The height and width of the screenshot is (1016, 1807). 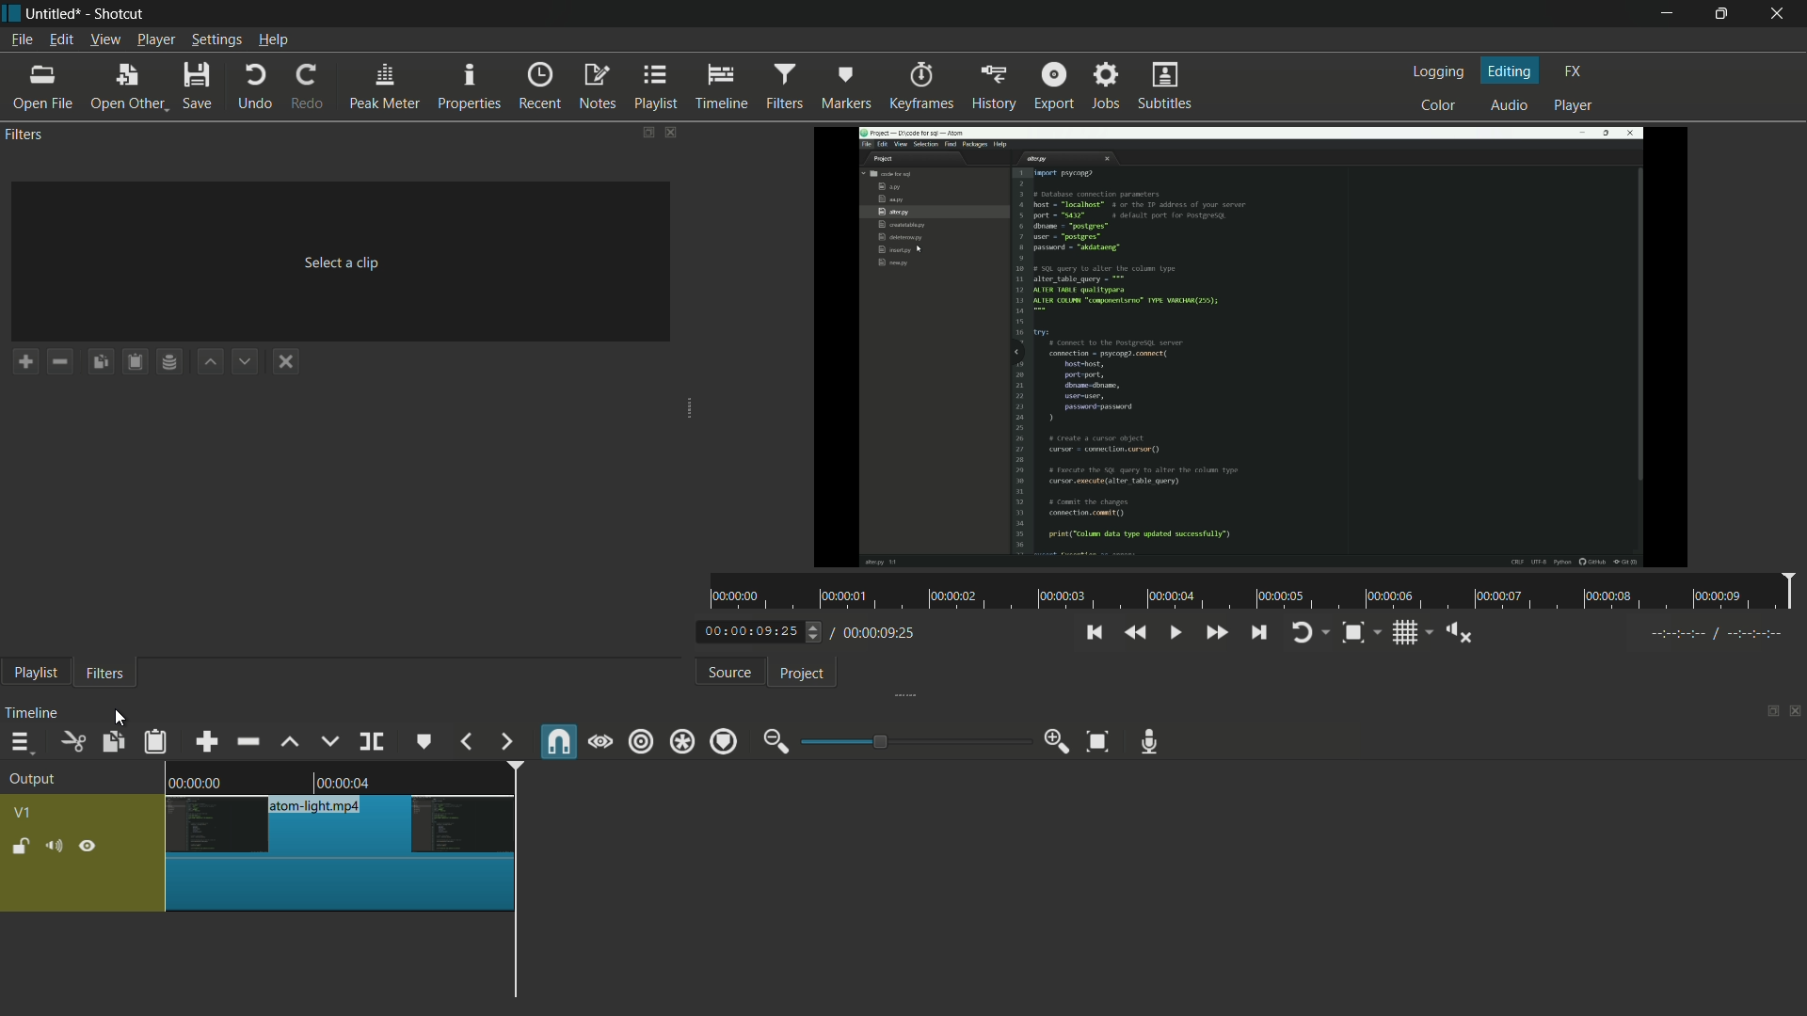 What do you see at coordinates (804, 675) in the screenshot?
I see `project` at bounding box center [804, 675].